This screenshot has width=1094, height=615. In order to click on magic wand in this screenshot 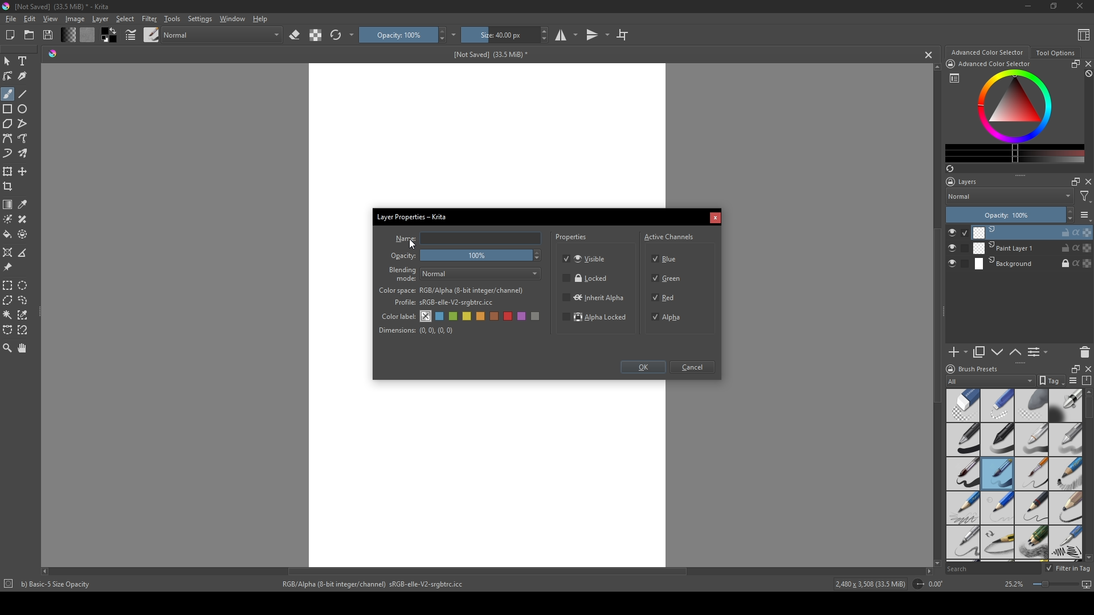, I will do `click(7, 314)`.